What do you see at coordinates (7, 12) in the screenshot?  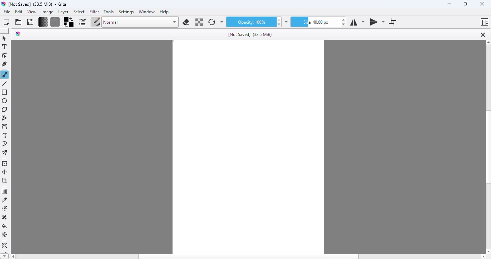 I see `file` at bounding box center [7, 12].